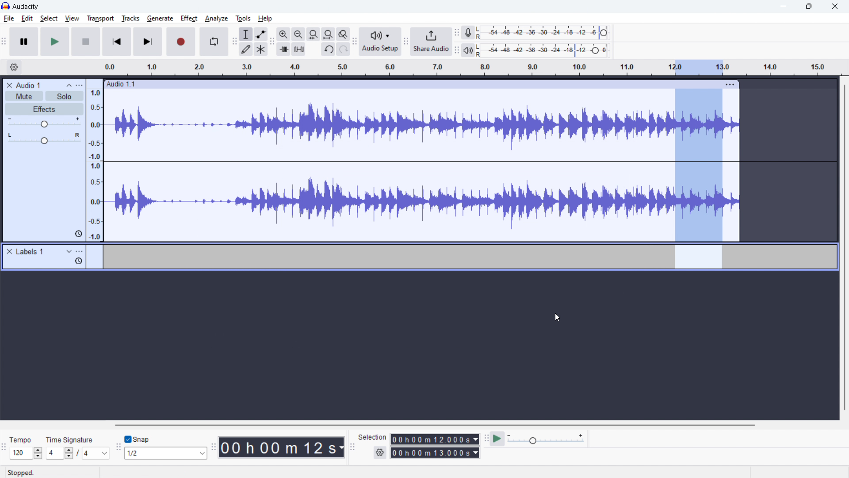 The image size is (849, 478). I want to click on analyze, so click(215, 19).